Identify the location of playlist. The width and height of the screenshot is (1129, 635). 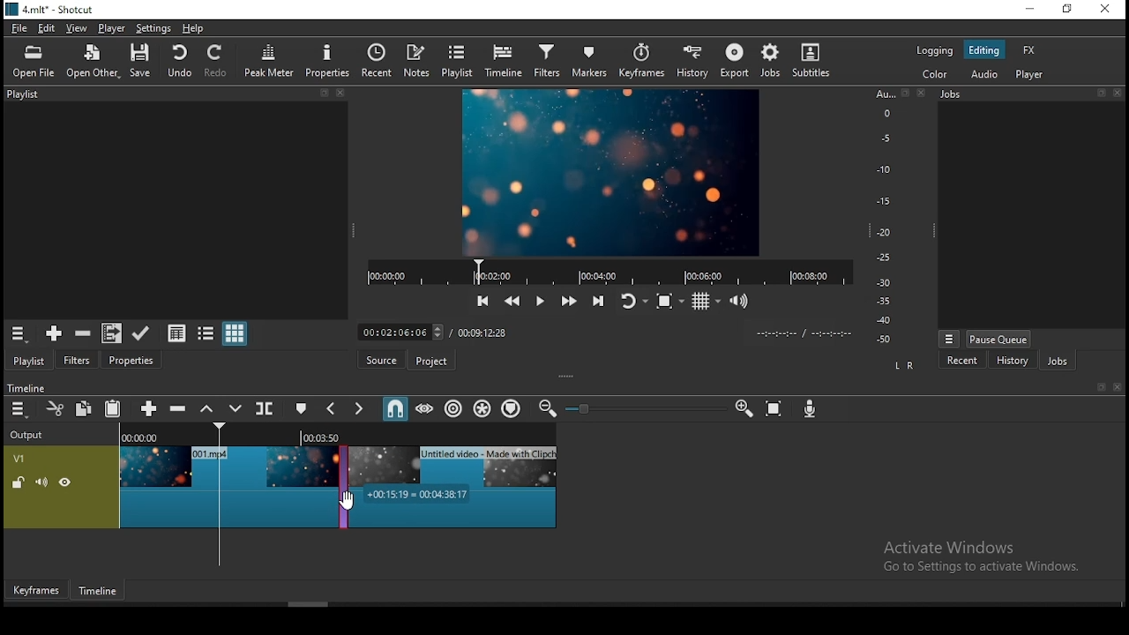
(459, 61).